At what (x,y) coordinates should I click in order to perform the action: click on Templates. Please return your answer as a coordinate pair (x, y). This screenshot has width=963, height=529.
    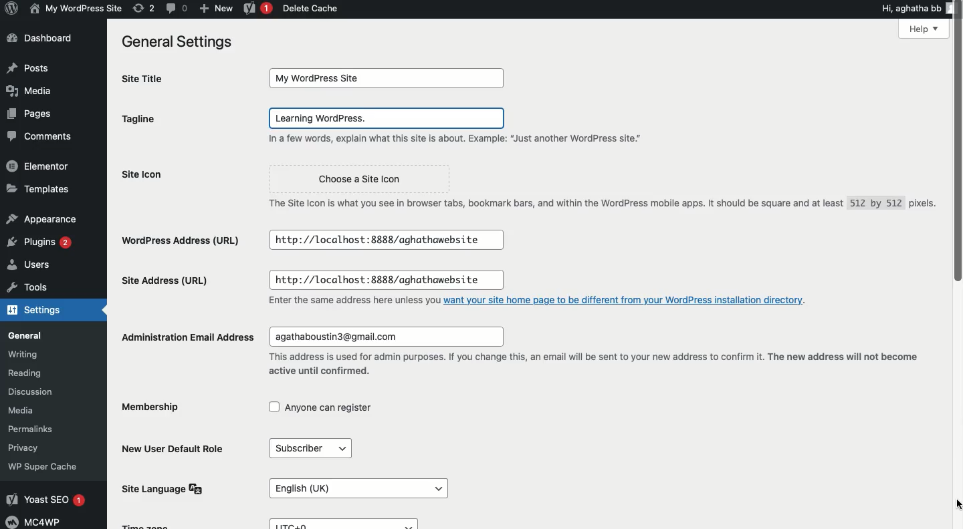
    Looking at the image, I should click on (39, 189).